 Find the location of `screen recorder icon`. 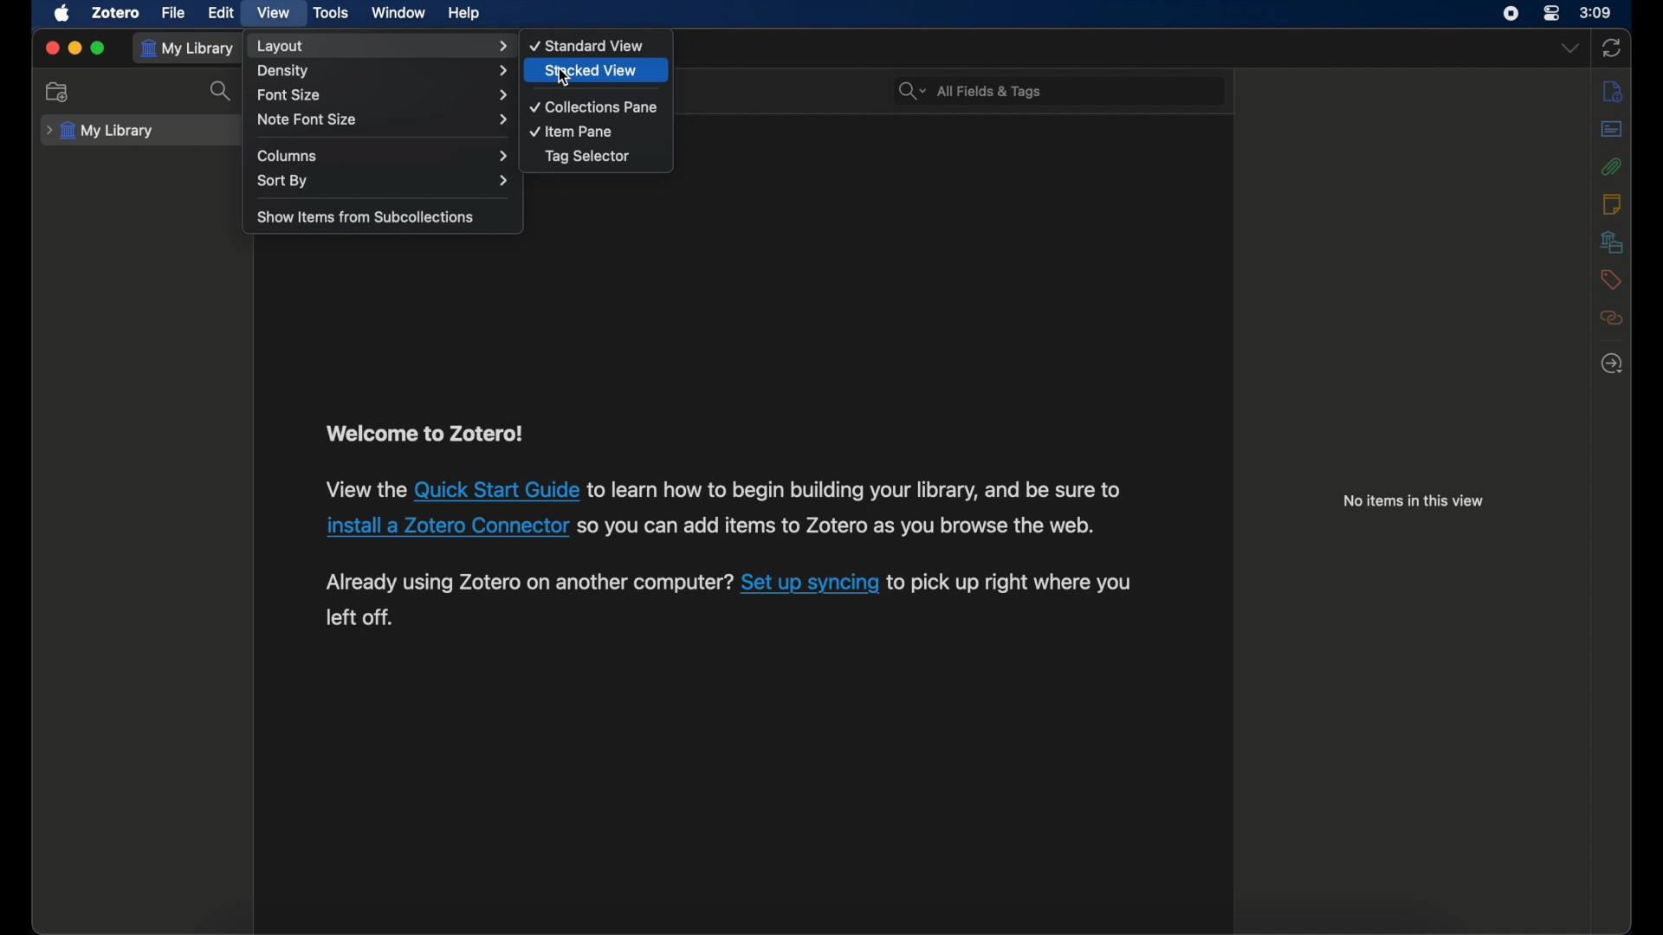

screen recorder icon is located at coordinates (1511, 14).